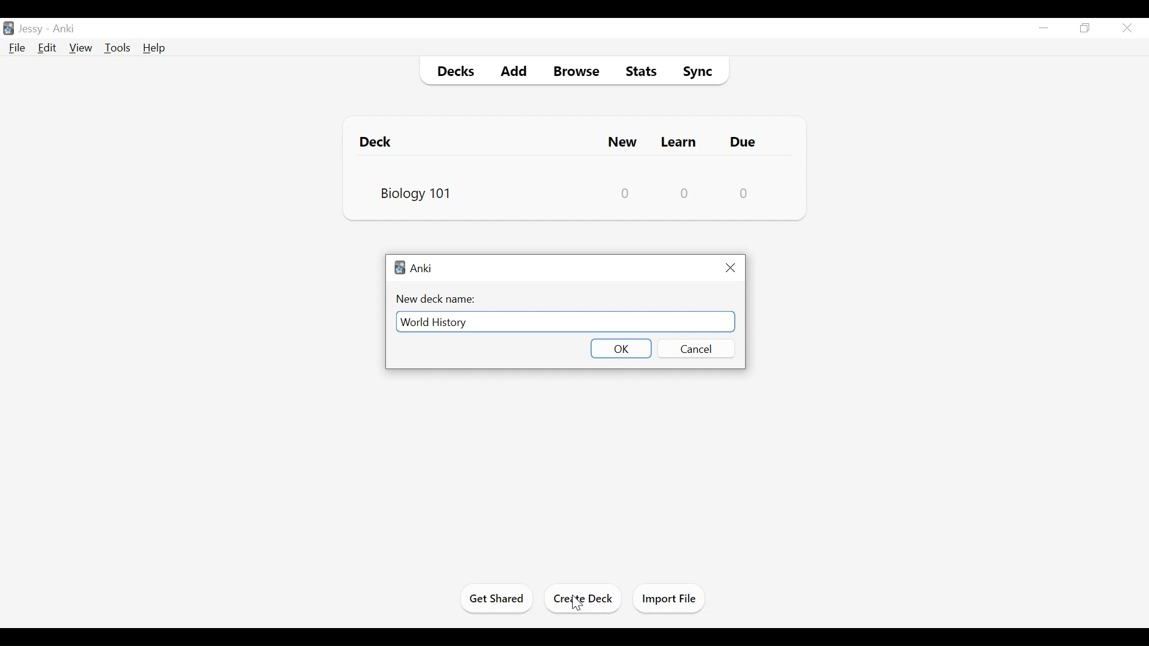  Describe the element at coordinates (415, 192) in the screenshot. I see `Biology 101` at that location.